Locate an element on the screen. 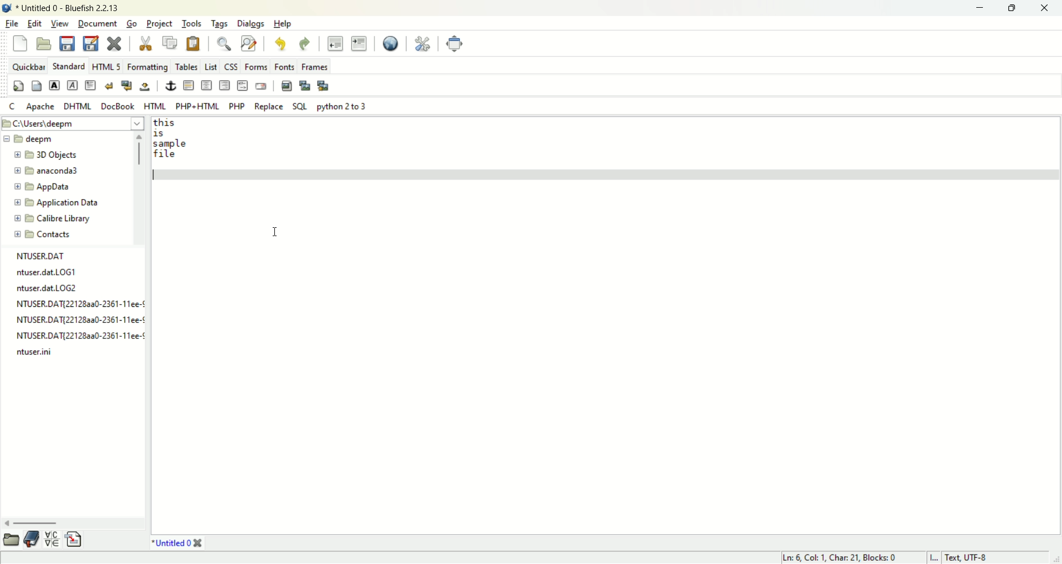 The image size is (1062, 564). show find bar is located at coordinates (223, 44).